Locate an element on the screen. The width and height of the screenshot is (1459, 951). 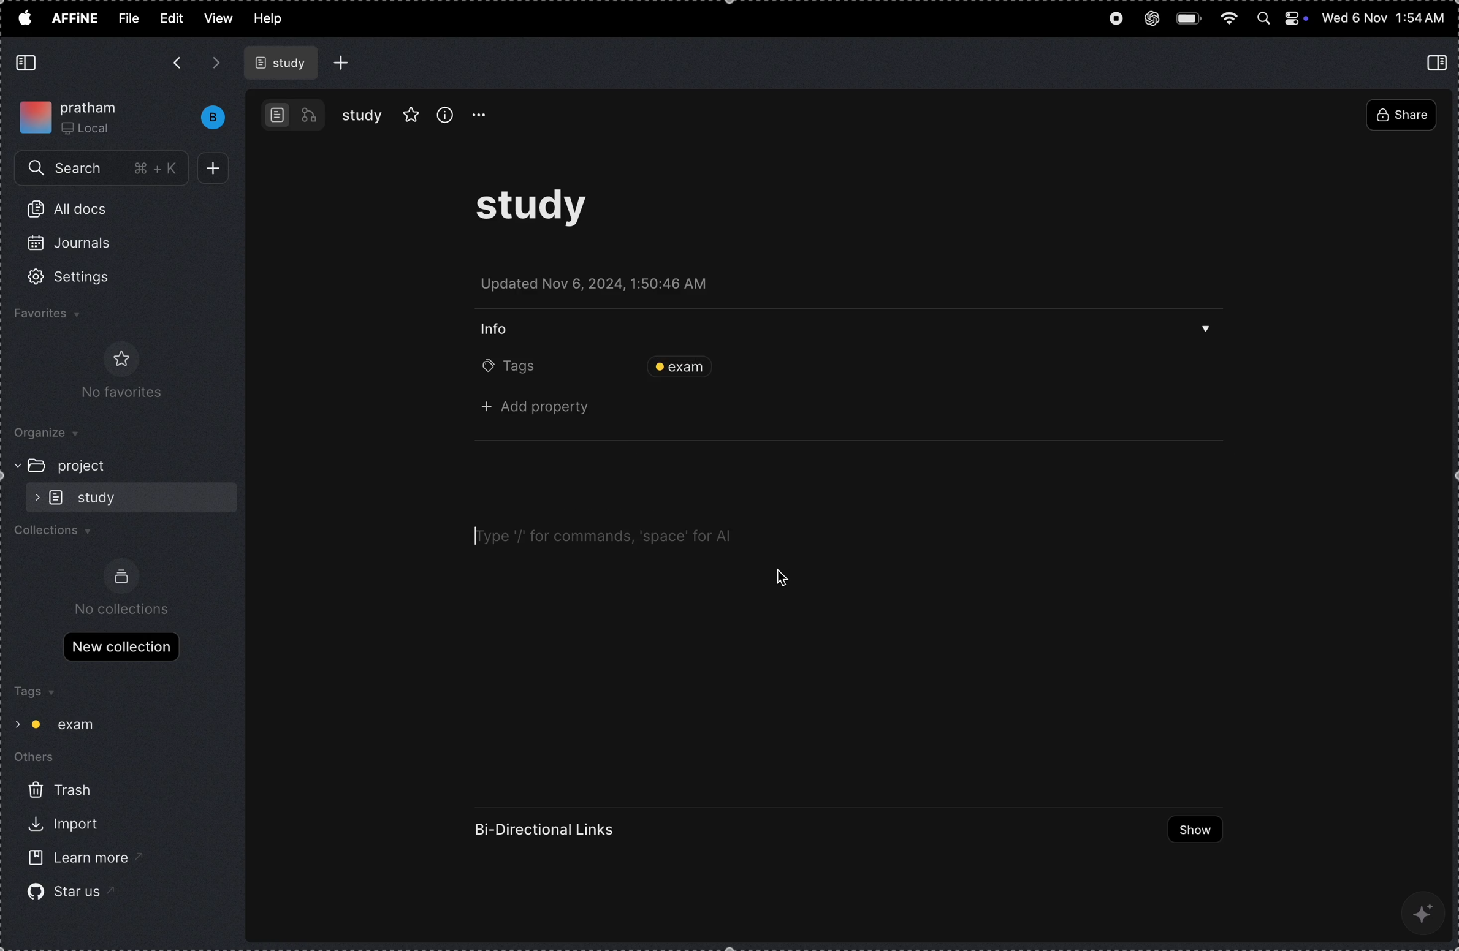
organize is located at coordinates (56, 434).